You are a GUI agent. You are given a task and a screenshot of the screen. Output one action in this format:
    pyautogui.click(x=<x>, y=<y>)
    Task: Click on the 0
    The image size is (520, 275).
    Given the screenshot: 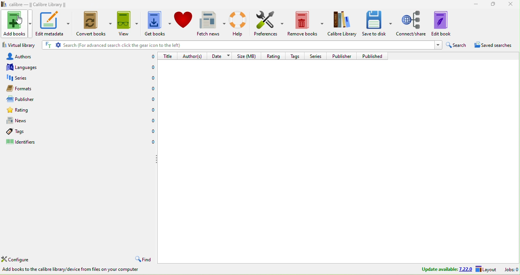 What is the action you would take?
    pyautogui.click(x=153, y=98)
    